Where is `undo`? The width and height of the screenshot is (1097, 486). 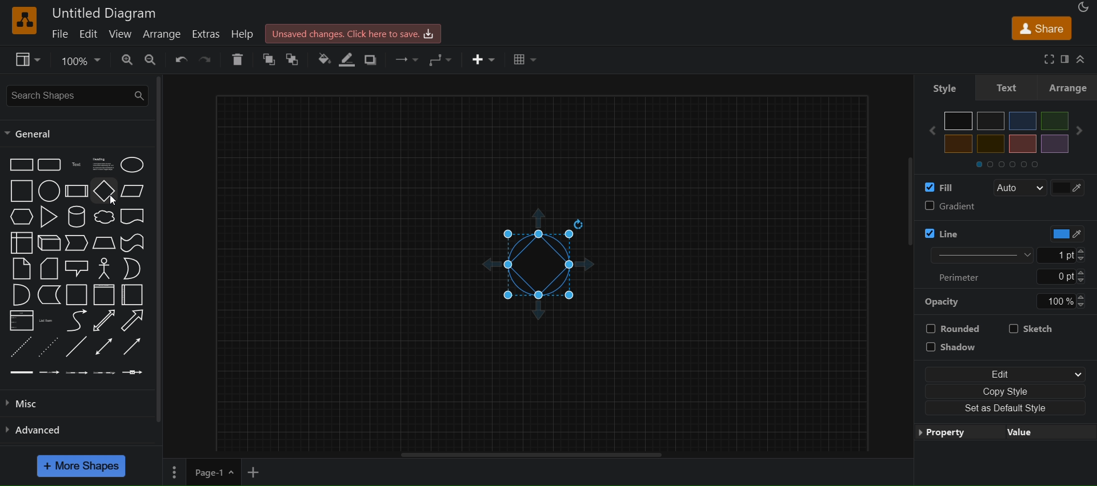
undo is located at coordinates (182, 59).